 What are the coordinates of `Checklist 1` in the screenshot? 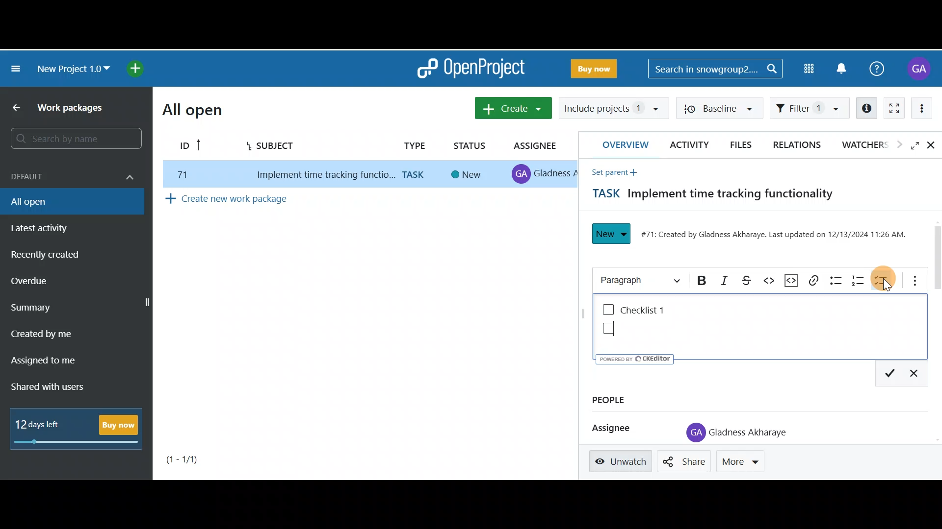 It's located at (649, 310).